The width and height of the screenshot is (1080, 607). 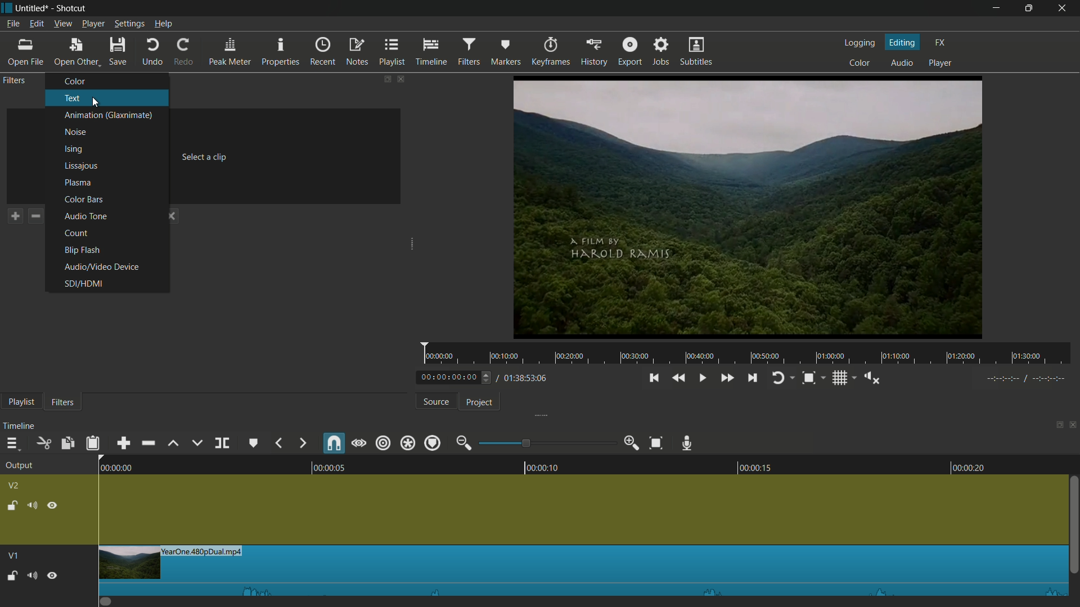 What do you see at coordinates (1064, 8) in the screenshot?
I see `close app` at bounding box center [1064, 8].